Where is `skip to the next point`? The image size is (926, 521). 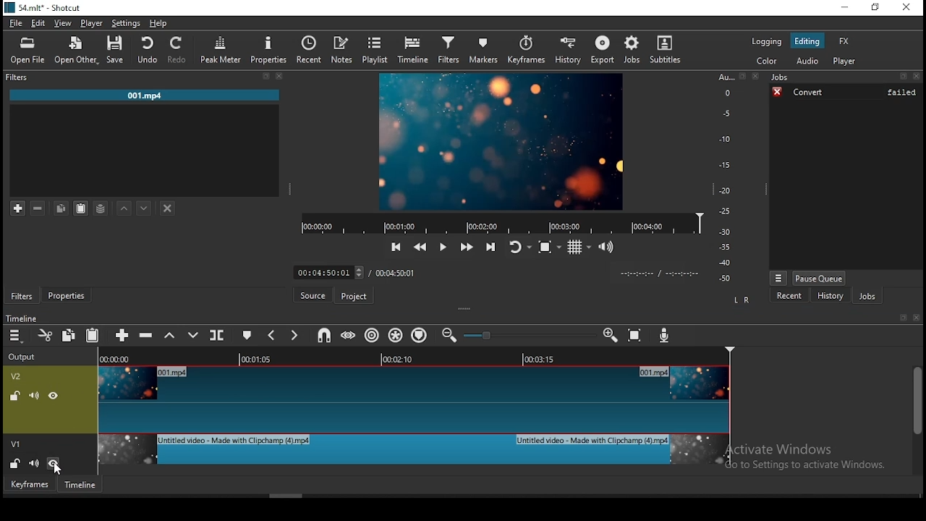
skip to the next point is located at coordinates (491, 247).